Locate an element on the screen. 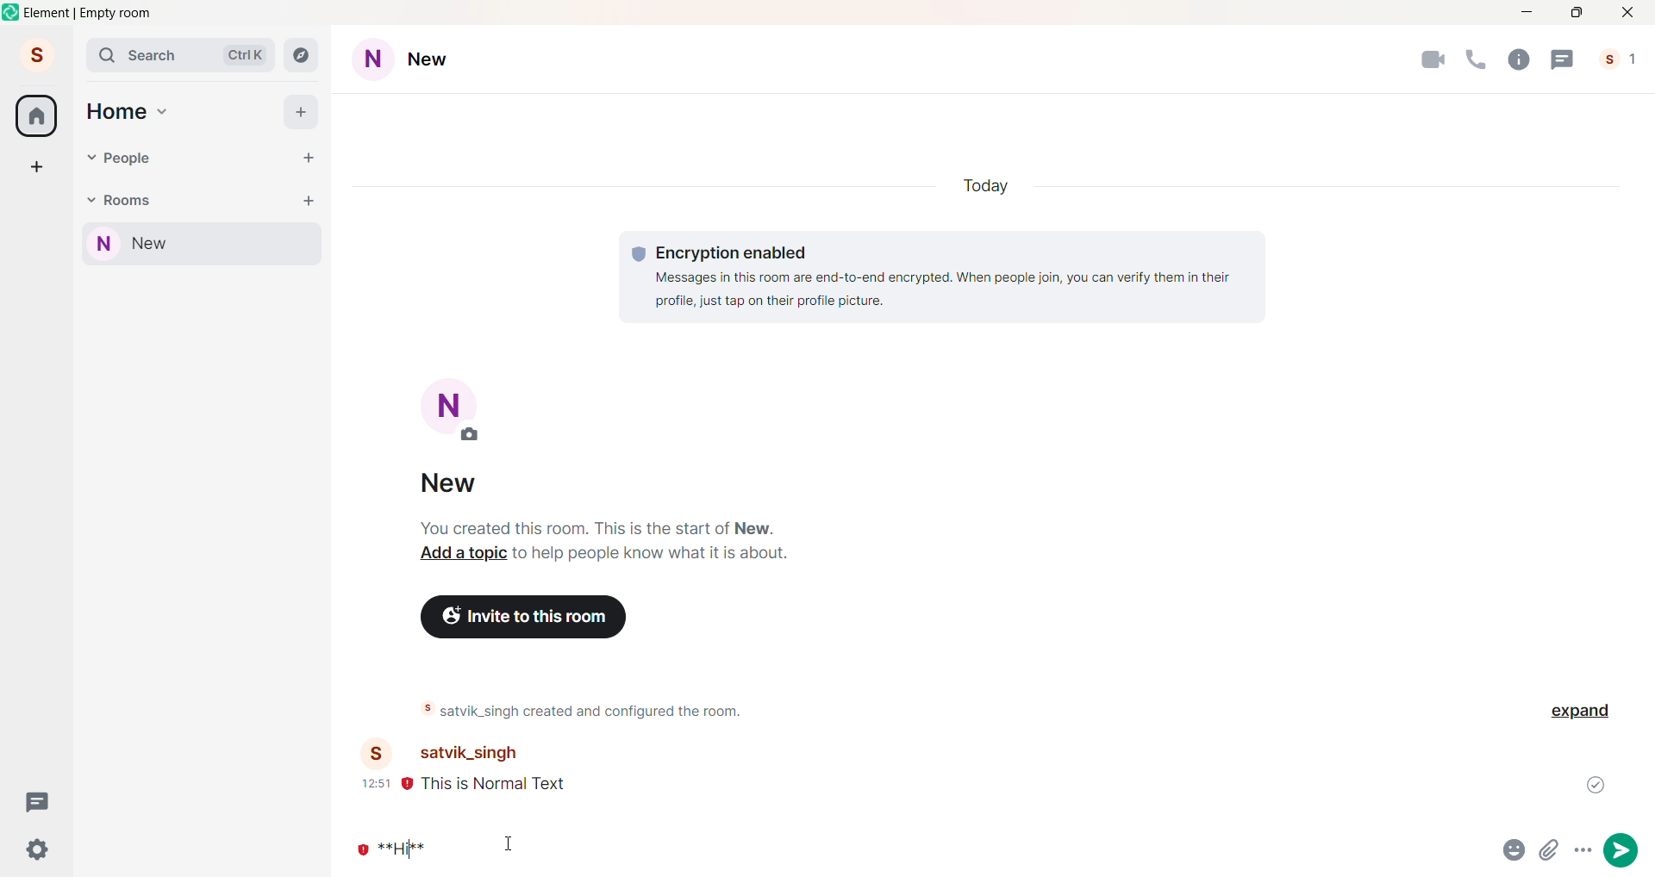 This screenshot has width=1655, height=877. People is located at coordinates (1622, 59).